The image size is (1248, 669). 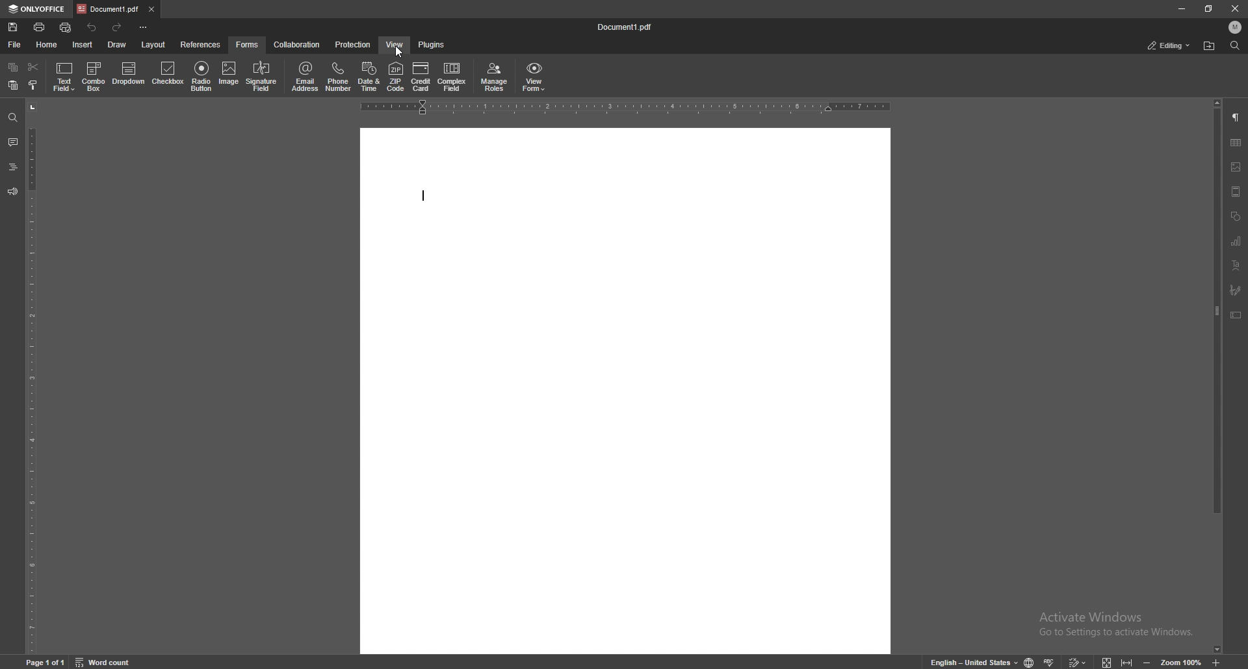 I want to click on file name, so click(x=628, y=28).